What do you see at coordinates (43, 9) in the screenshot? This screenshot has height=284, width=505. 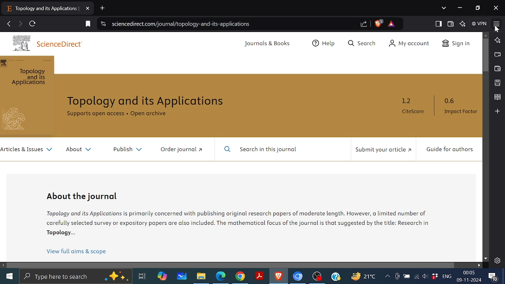 I see `topology and its applications` at bounding box center [43, 9].